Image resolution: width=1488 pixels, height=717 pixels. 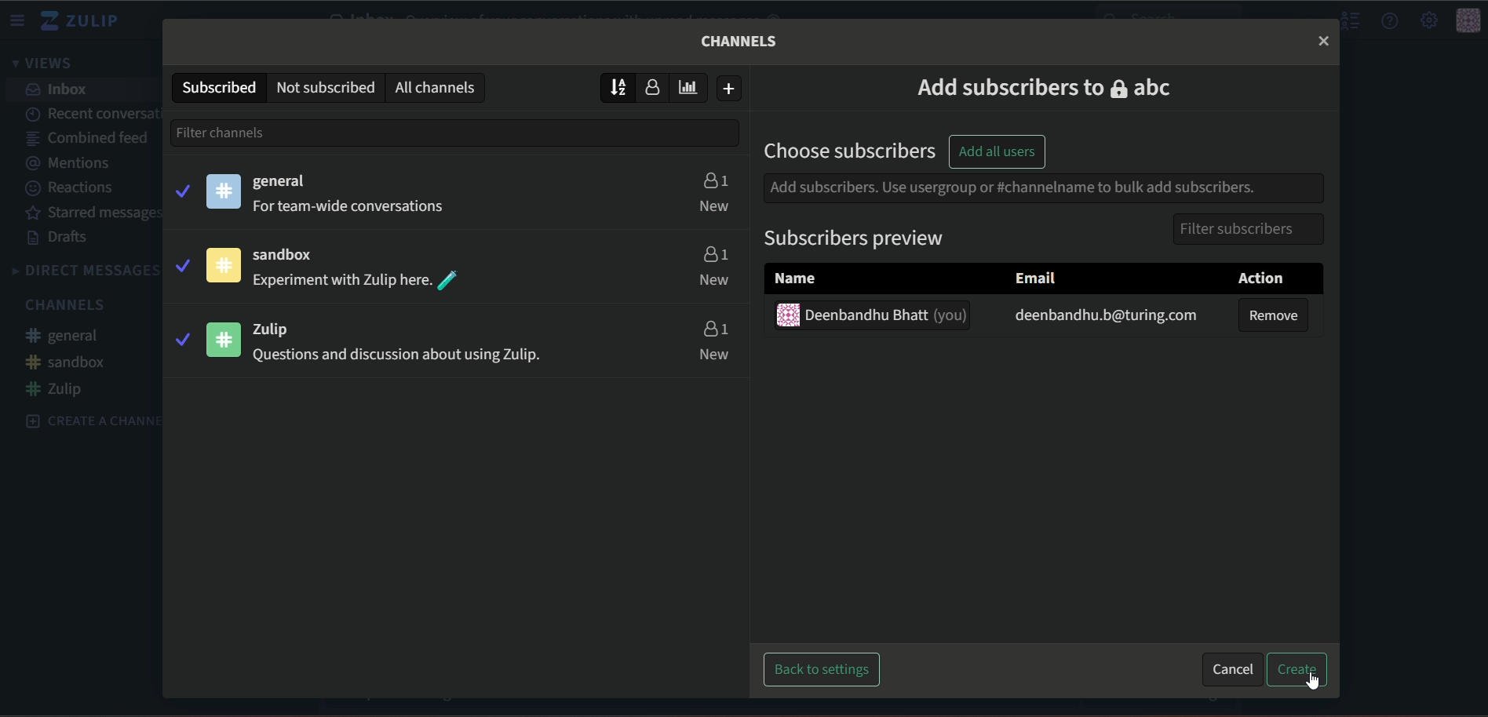 I want to click on  Deenbandhu Bhatt (you), so click(x=889, y=315).